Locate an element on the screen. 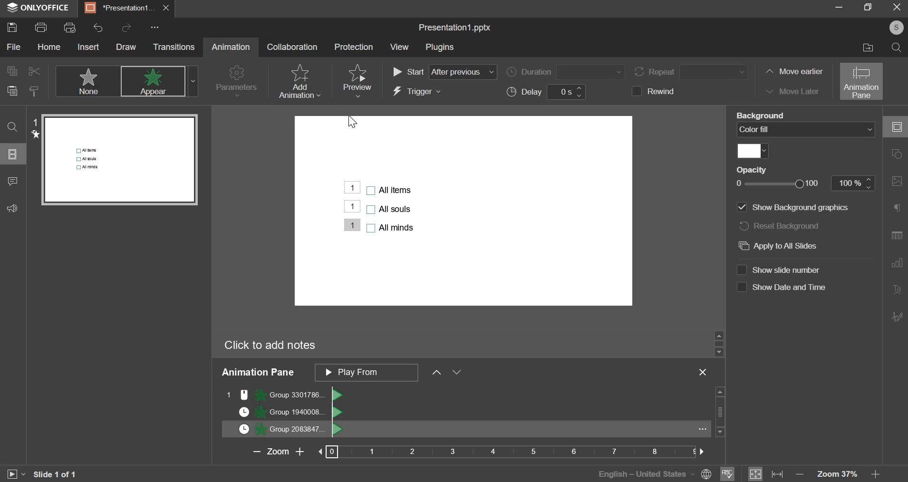  1 is located at coordinates (352, 206).